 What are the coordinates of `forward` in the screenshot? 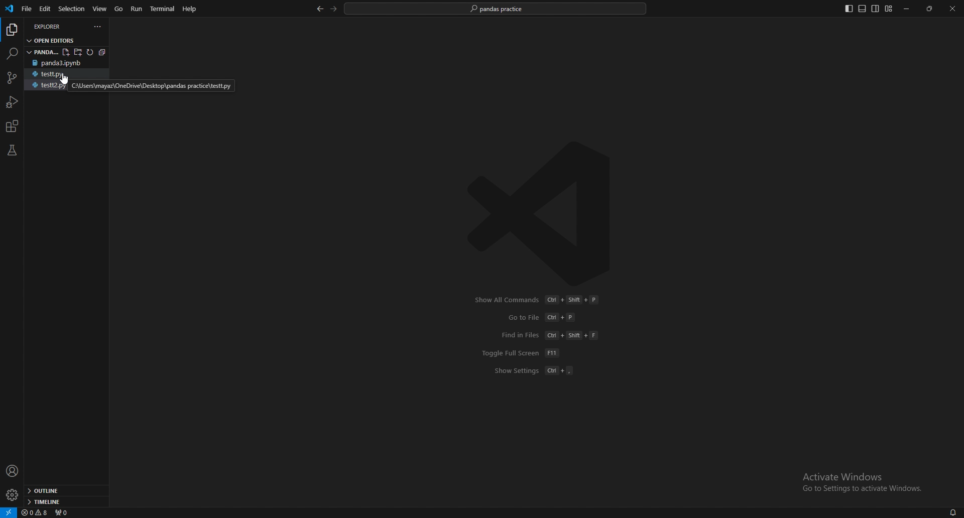 It's located at (334, 9).